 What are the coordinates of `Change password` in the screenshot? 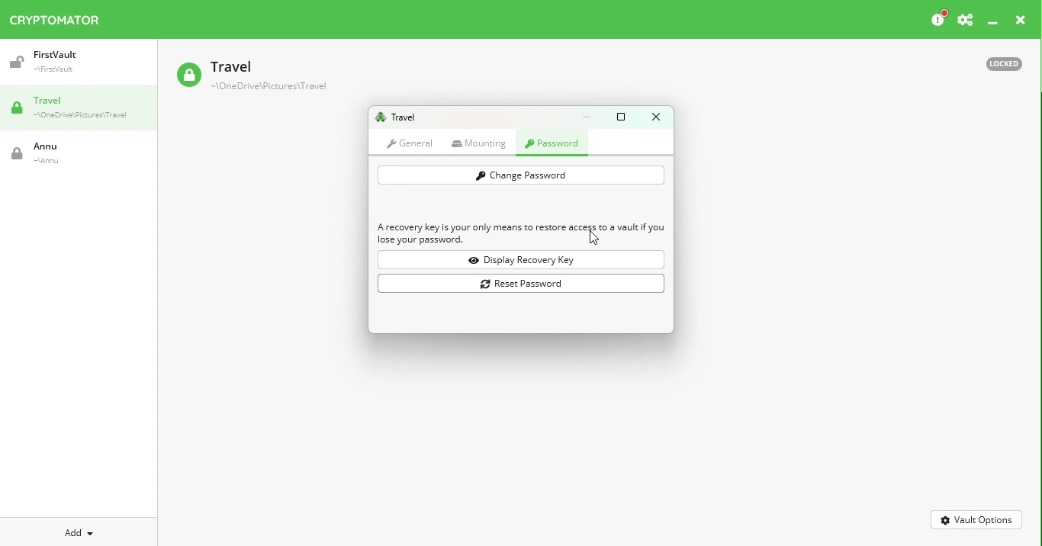 It's located at (520, 175).